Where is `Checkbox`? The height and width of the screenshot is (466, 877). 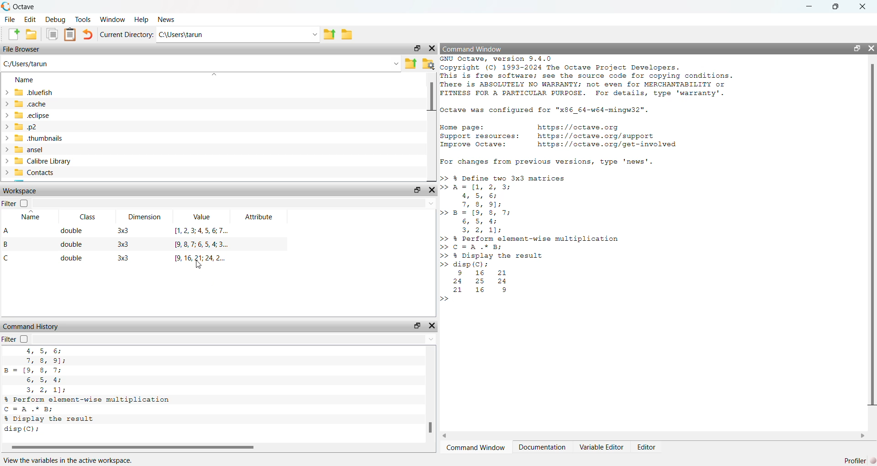
Checkbox is located at coordinates (24, 203).